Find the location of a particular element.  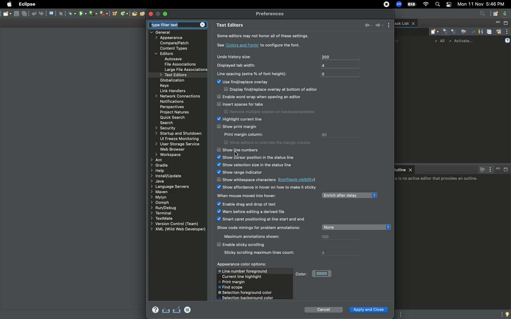

Use find/replace overlay is located at coordinates (268, 87).